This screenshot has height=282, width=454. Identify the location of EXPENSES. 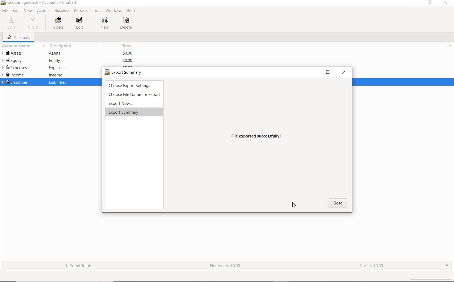
(15, 67).